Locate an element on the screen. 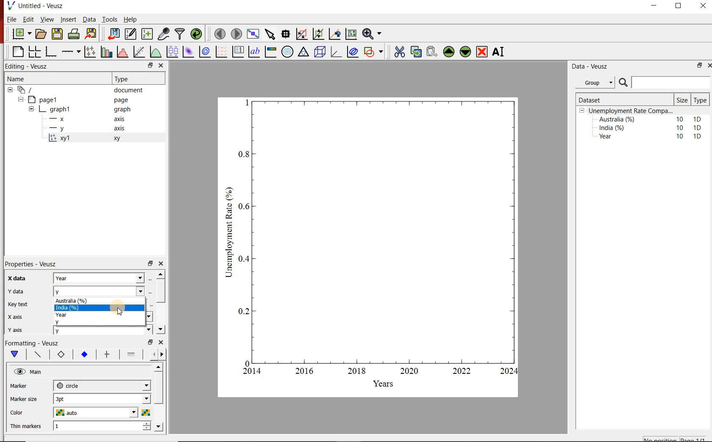 The width and height of the screenshot is (712, 442). Editing - Veusz is located at coordinates (28, 66).